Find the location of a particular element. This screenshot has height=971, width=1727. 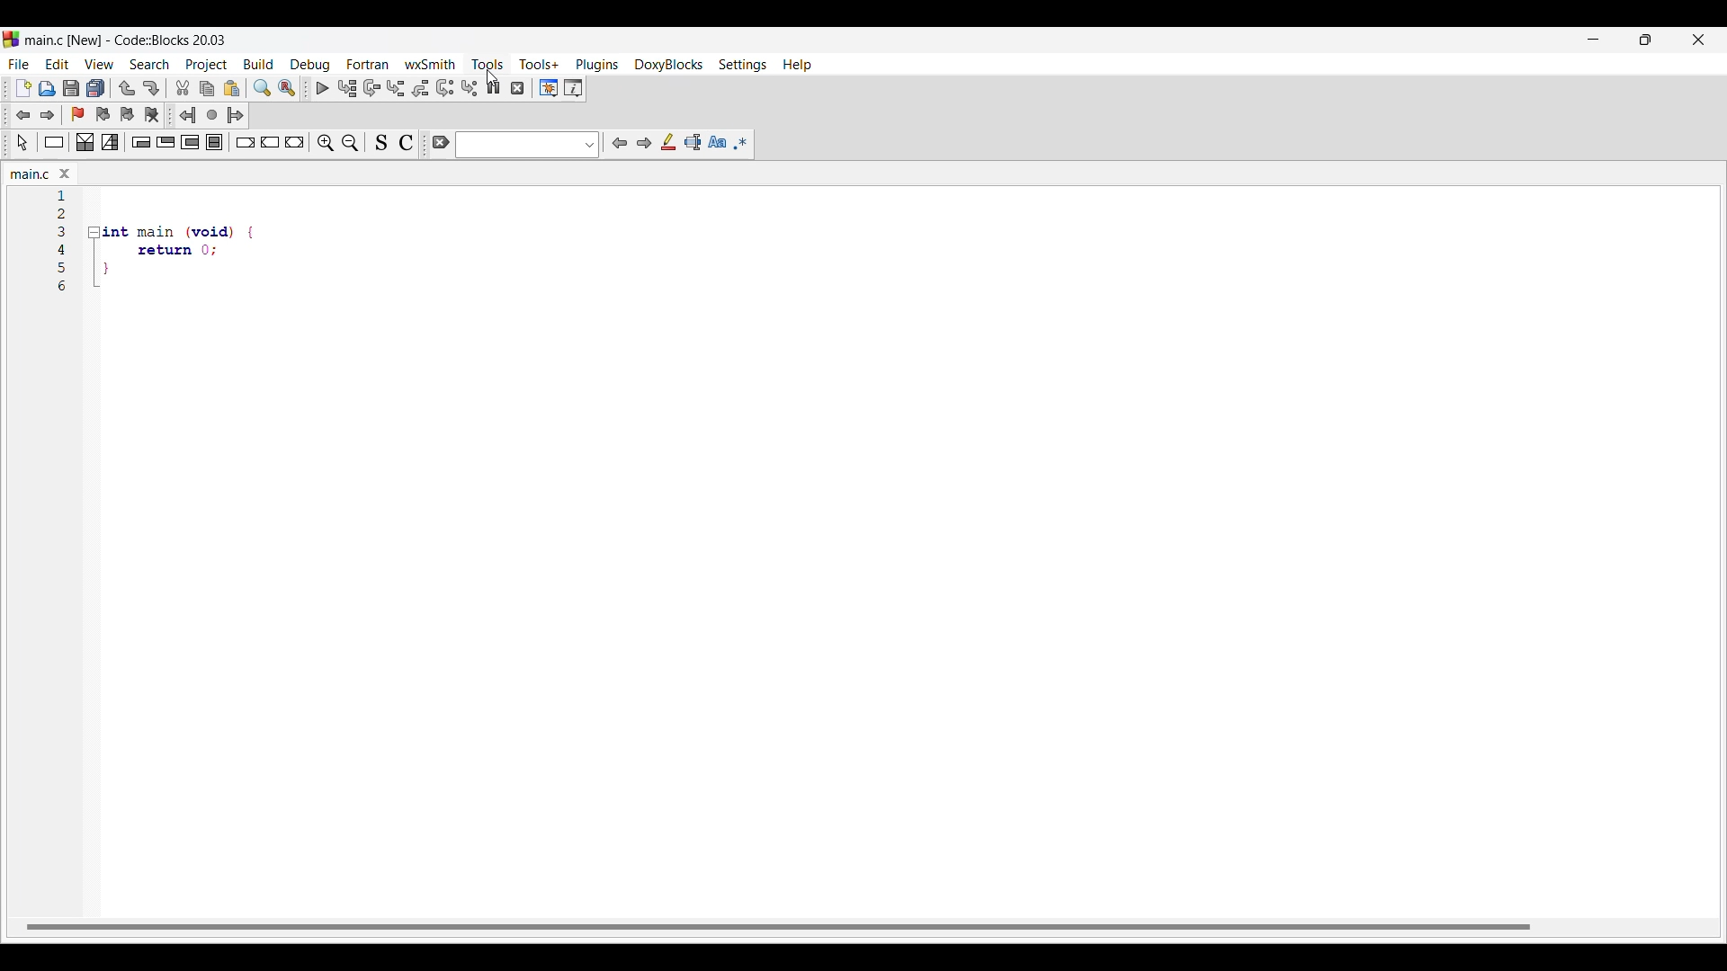

Stop debugger is located at coordinates (517, 88).